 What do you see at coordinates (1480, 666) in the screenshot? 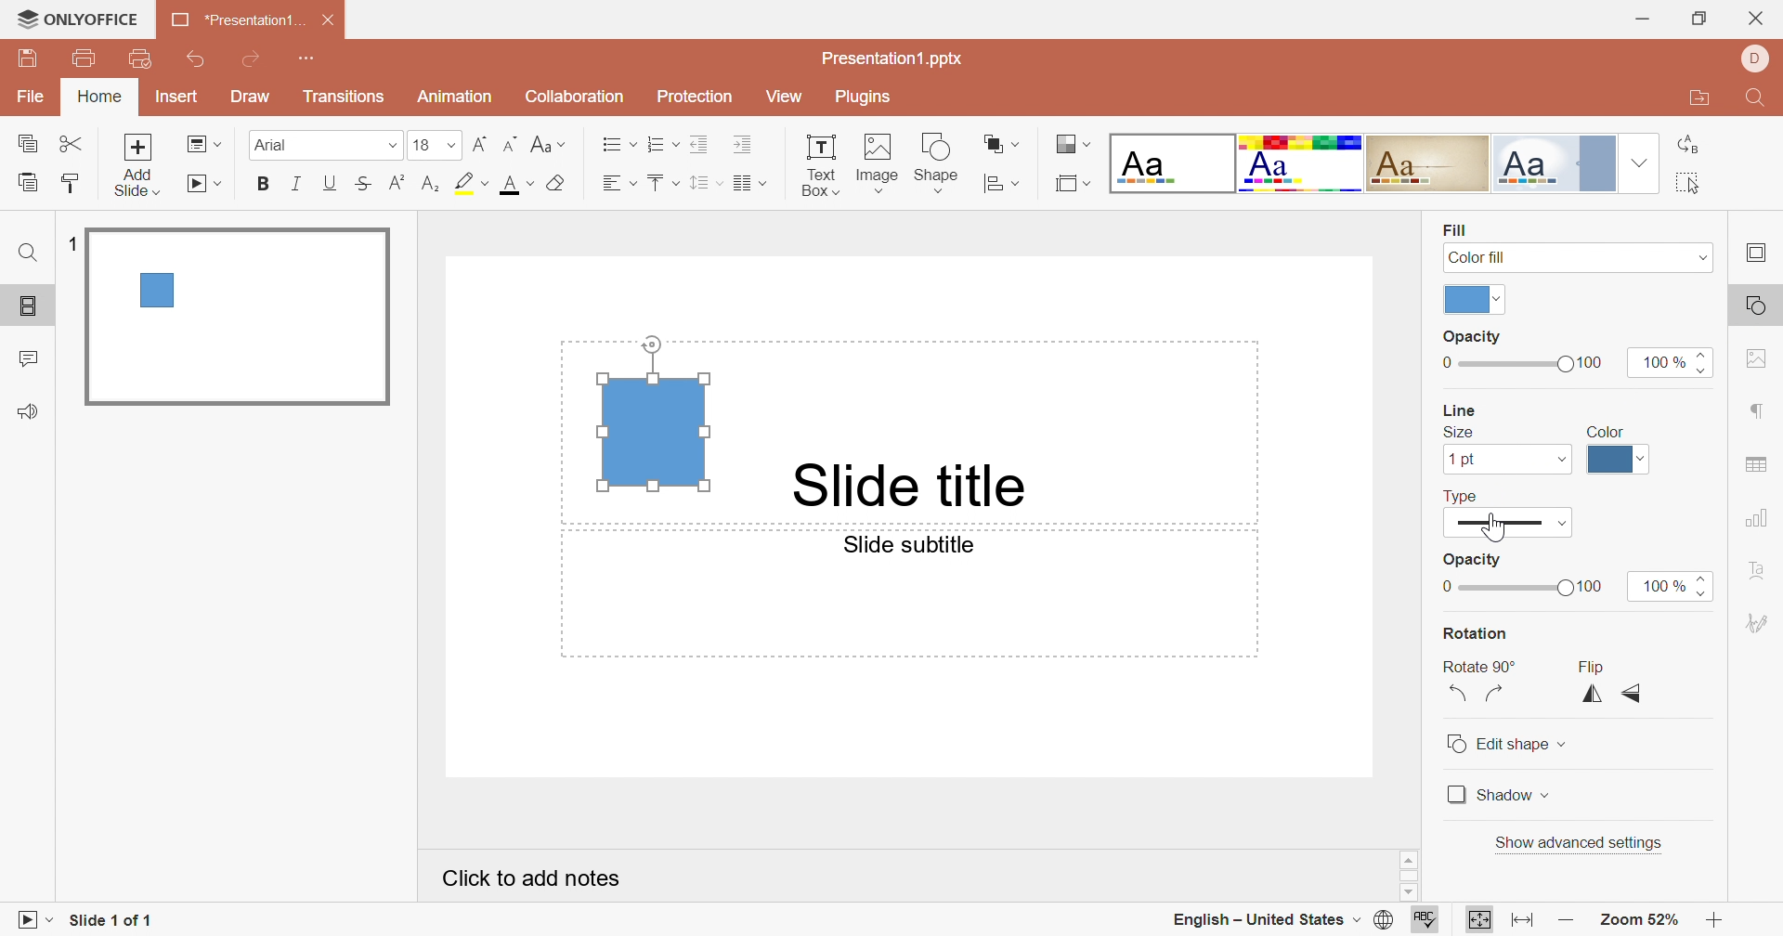
I see `Rotate 90°` at bounding box center [1480, 666].